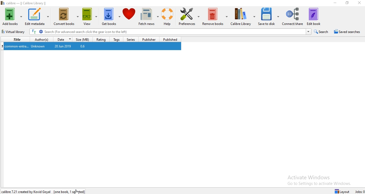  What do you see at coordinates (2, 46) in the screenshot?
I see `Index No.` at bounding box center [2, 46].